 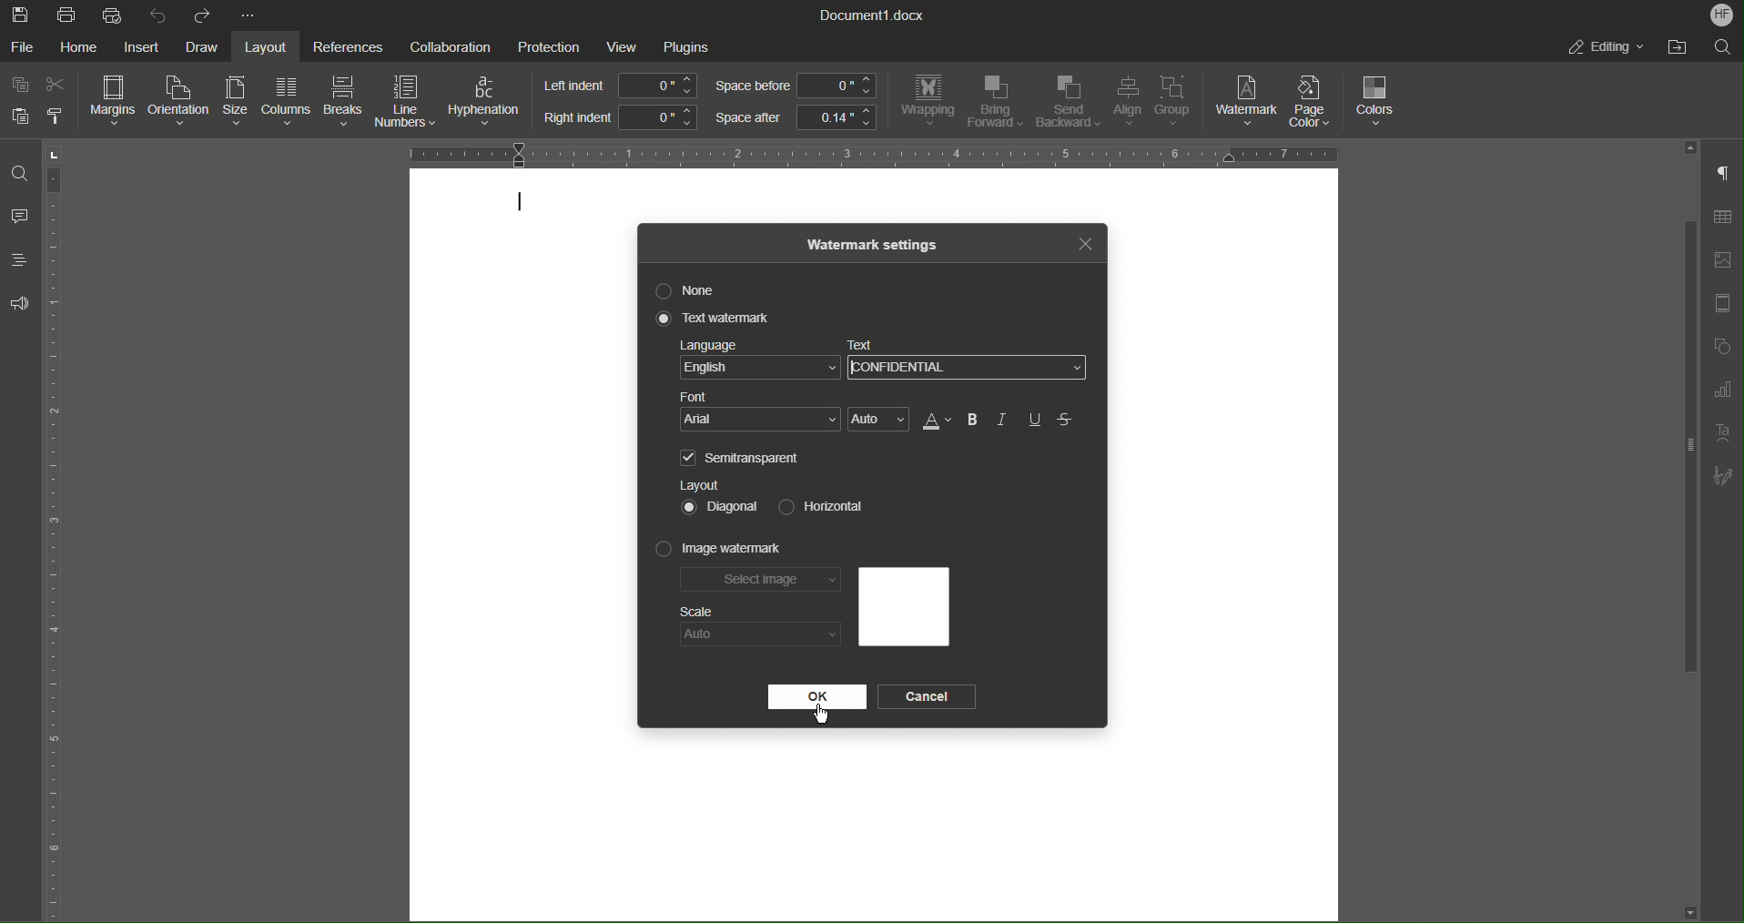 I want to click on Cancel, so click(x=930, y=697).